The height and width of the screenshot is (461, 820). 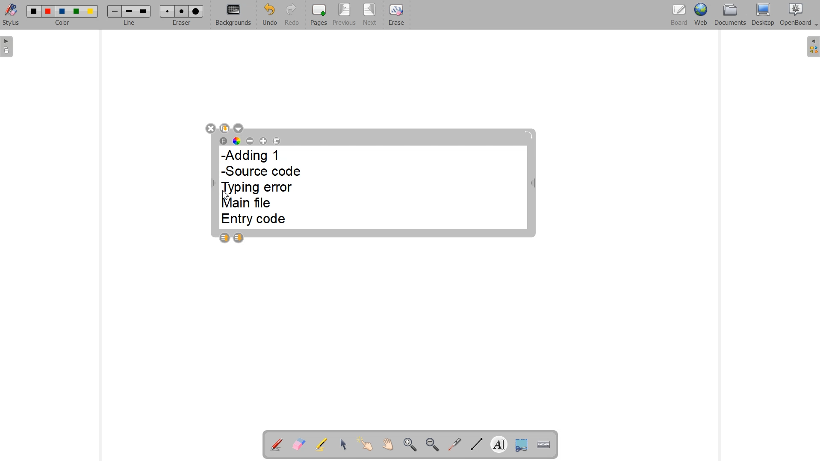 I want to click on Scroll page, so click(x=388, y=445).